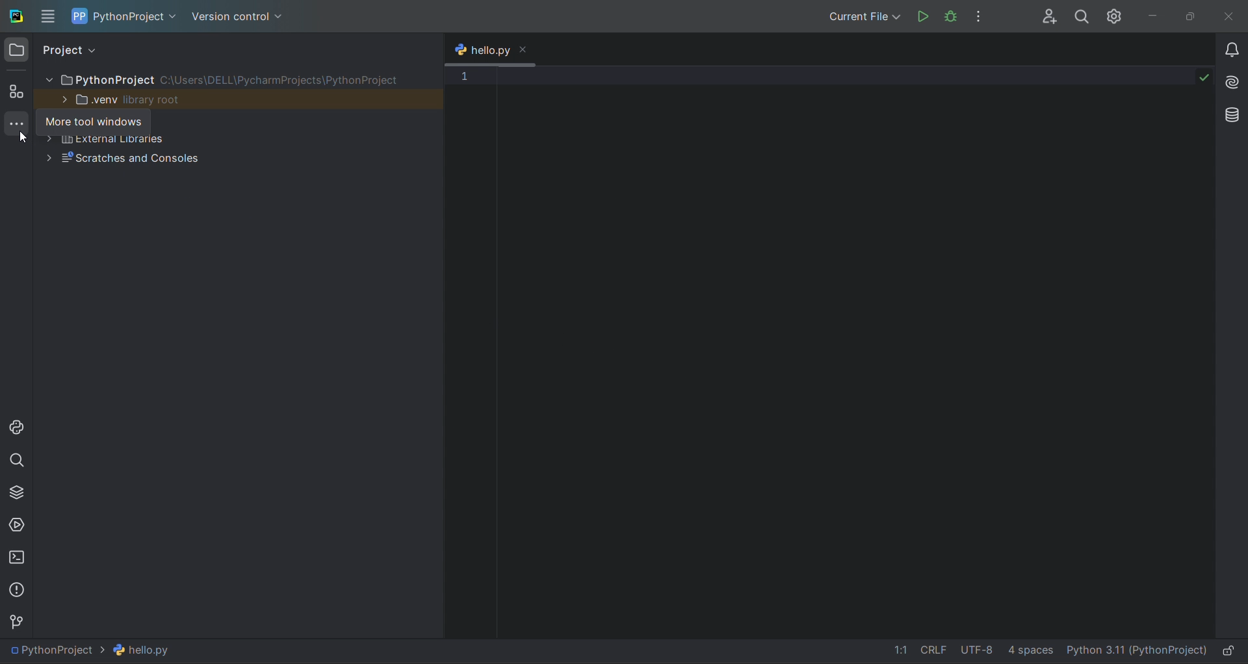  What do you see at coordinates (14, 18) in the screenshot?
I see `logo` at bounding box center [14, 18].